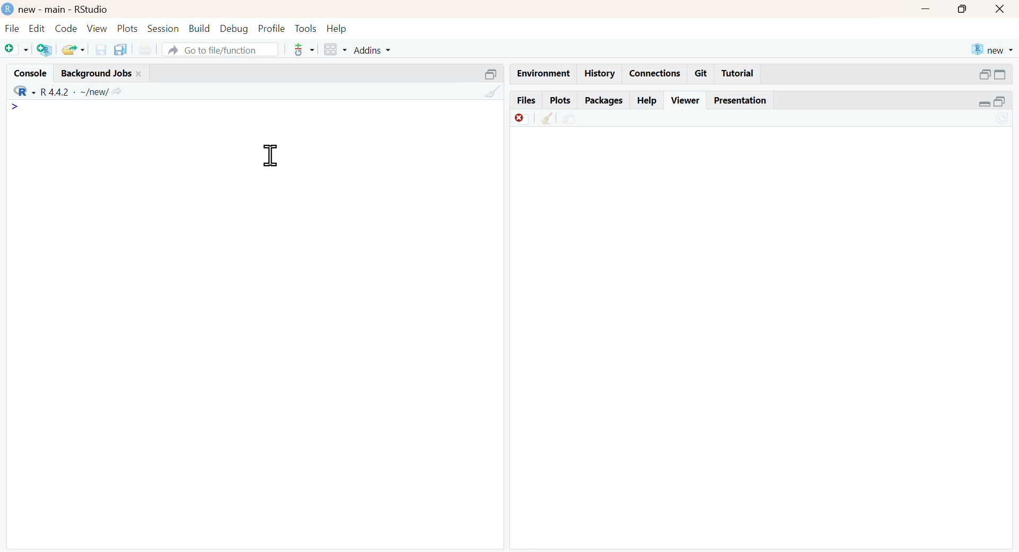 This screenshot has width=1019, height=552. Describe the element at coordinates (77, 9) in the screenshot. I see `) new - main - RStudio` at that location.